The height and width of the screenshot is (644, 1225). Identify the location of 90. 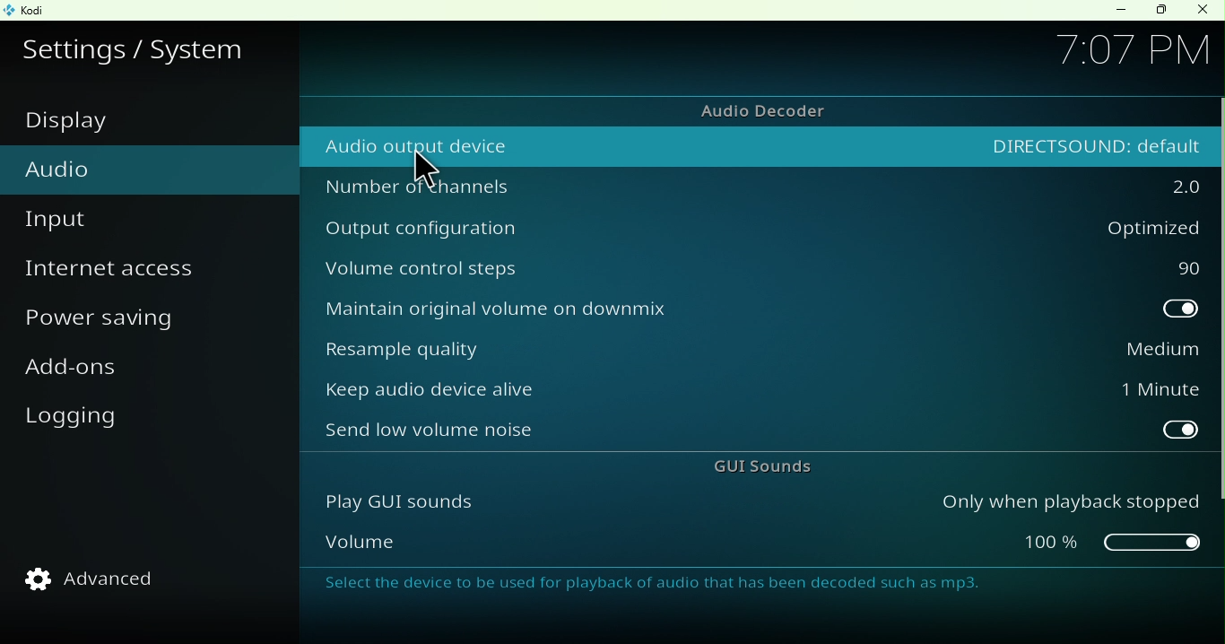
(1095, 266).